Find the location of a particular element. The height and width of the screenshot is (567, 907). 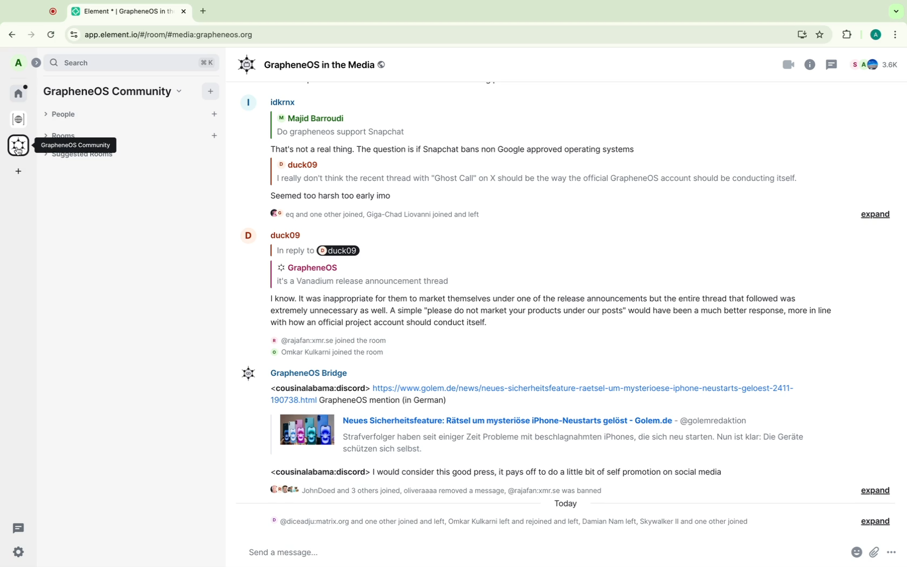

I know. it was inappropriate for them to market themselves under one of the release announcements but the entire thread that followed was extremely unnecessary as well. a simple "please do not market your products under our posts" would have been a much better response more in line with how an official project account should conduct itself is located at coordinates (551, 310).